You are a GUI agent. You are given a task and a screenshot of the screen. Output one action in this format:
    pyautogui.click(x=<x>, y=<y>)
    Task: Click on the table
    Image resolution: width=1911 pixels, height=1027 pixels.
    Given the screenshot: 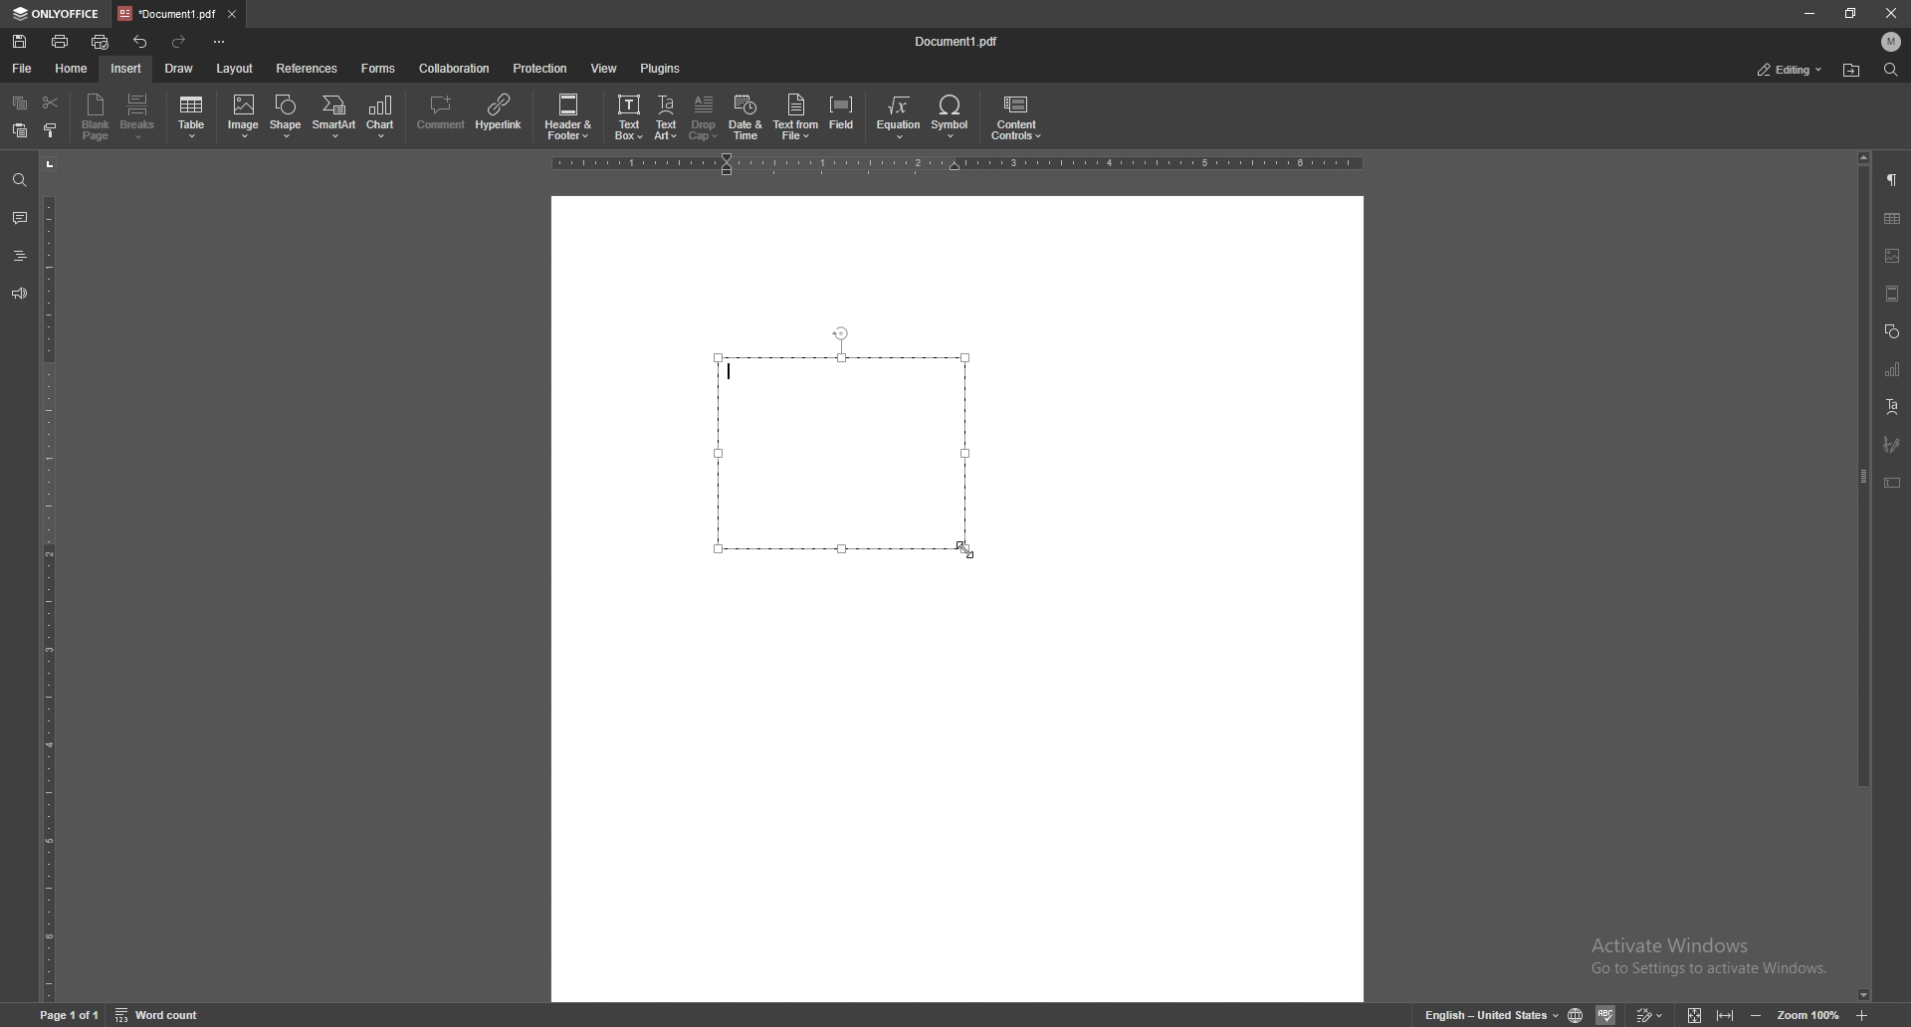 What is the action you would take?
    pyautogui.click(x=193, y=117)
    